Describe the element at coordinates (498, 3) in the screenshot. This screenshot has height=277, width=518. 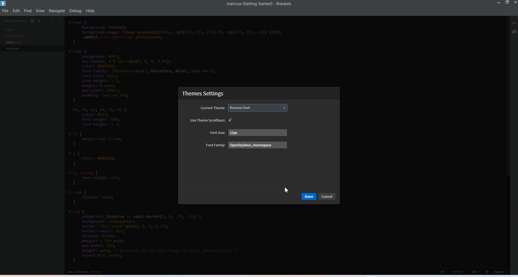
I see `Minimize` at that location.